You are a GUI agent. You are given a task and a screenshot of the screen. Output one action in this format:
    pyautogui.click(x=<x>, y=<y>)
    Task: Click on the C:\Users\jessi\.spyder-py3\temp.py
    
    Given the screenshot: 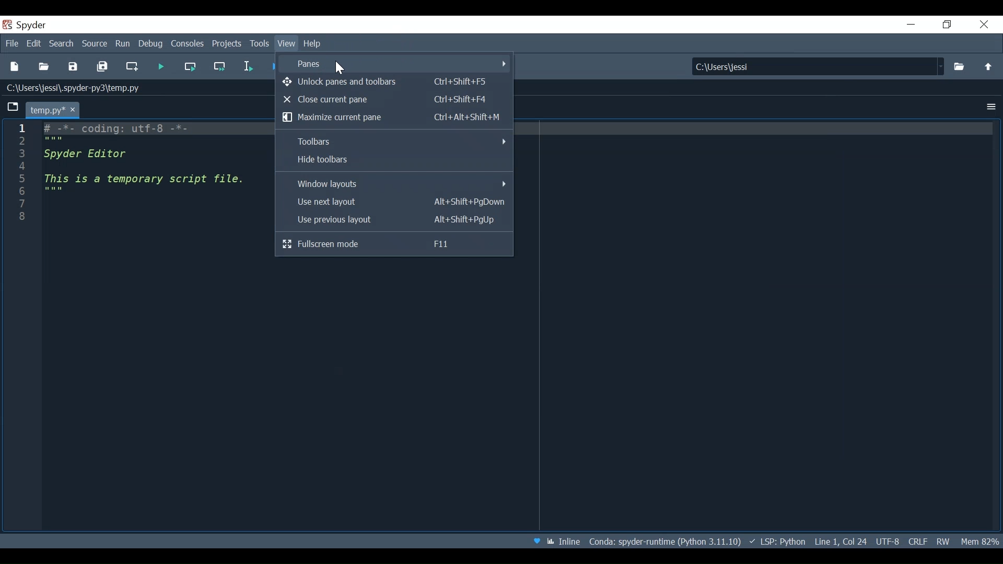 What is the action you would take?
    pyautogui.click(x=80, y=90)
    